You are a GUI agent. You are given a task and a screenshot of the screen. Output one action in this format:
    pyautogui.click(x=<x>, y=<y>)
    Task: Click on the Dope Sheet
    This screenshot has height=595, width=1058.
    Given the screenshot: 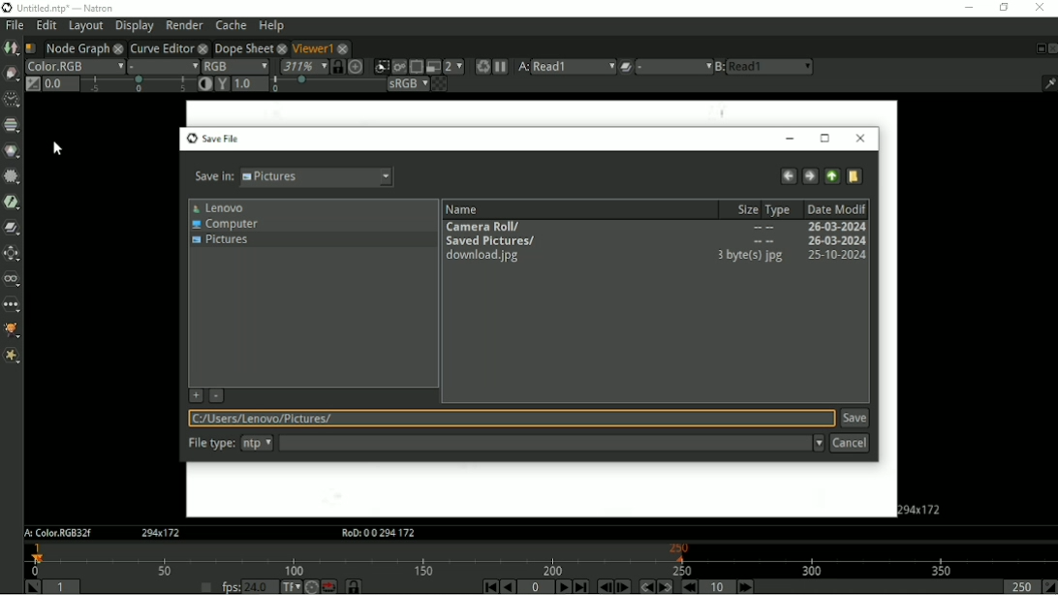 What is the action you would take?
    pyautogui.click(x=243, y=47)
    